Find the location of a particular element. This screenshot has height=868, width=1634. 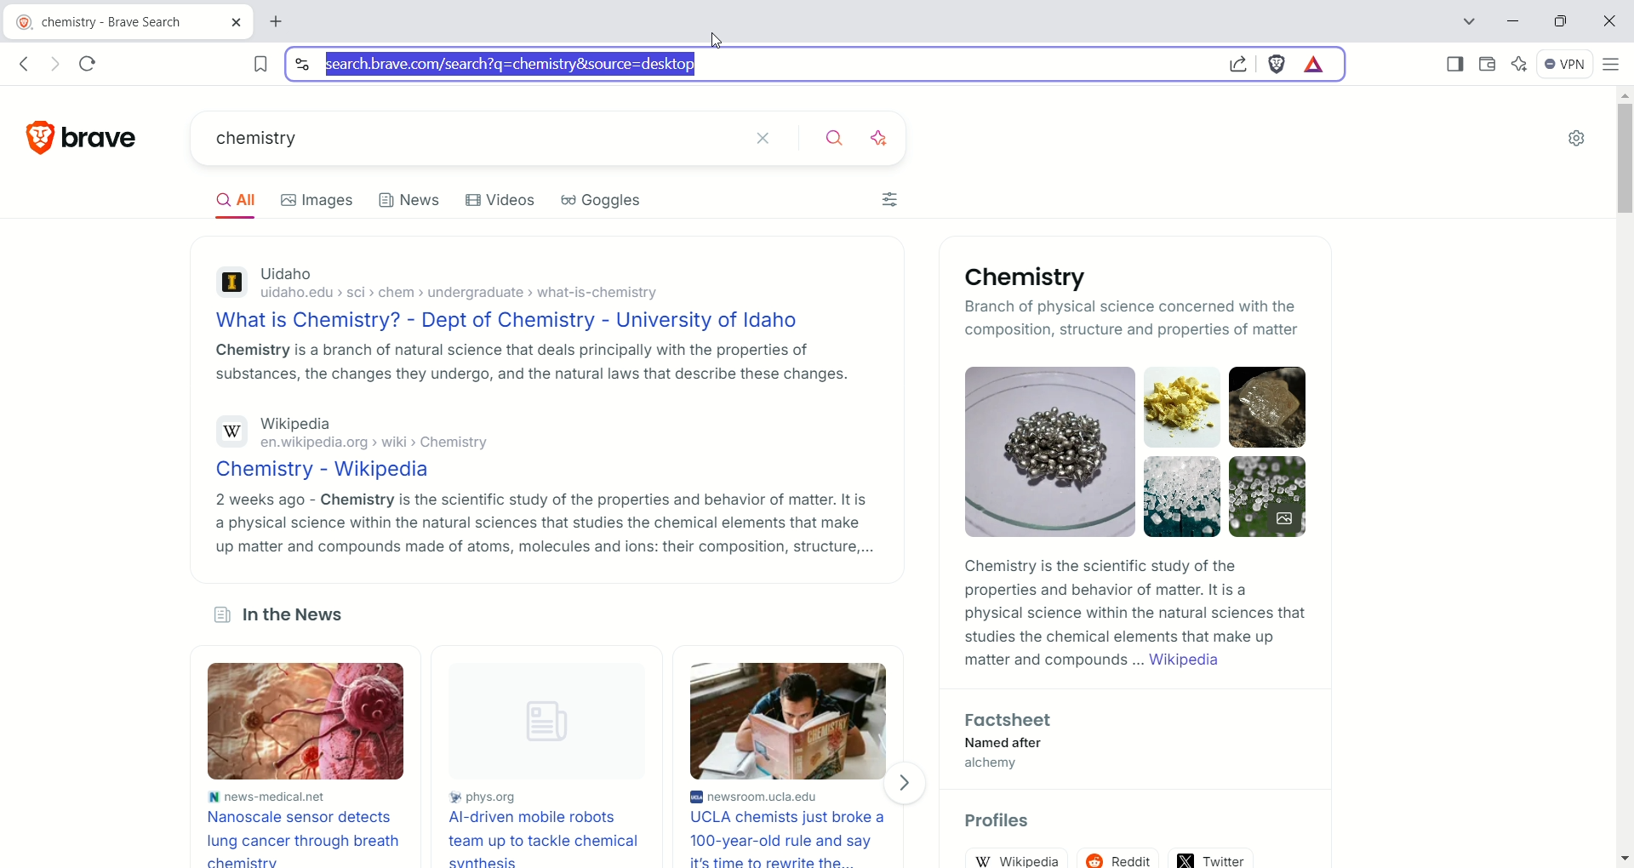

wallet is located at coordinates (1488, 66).